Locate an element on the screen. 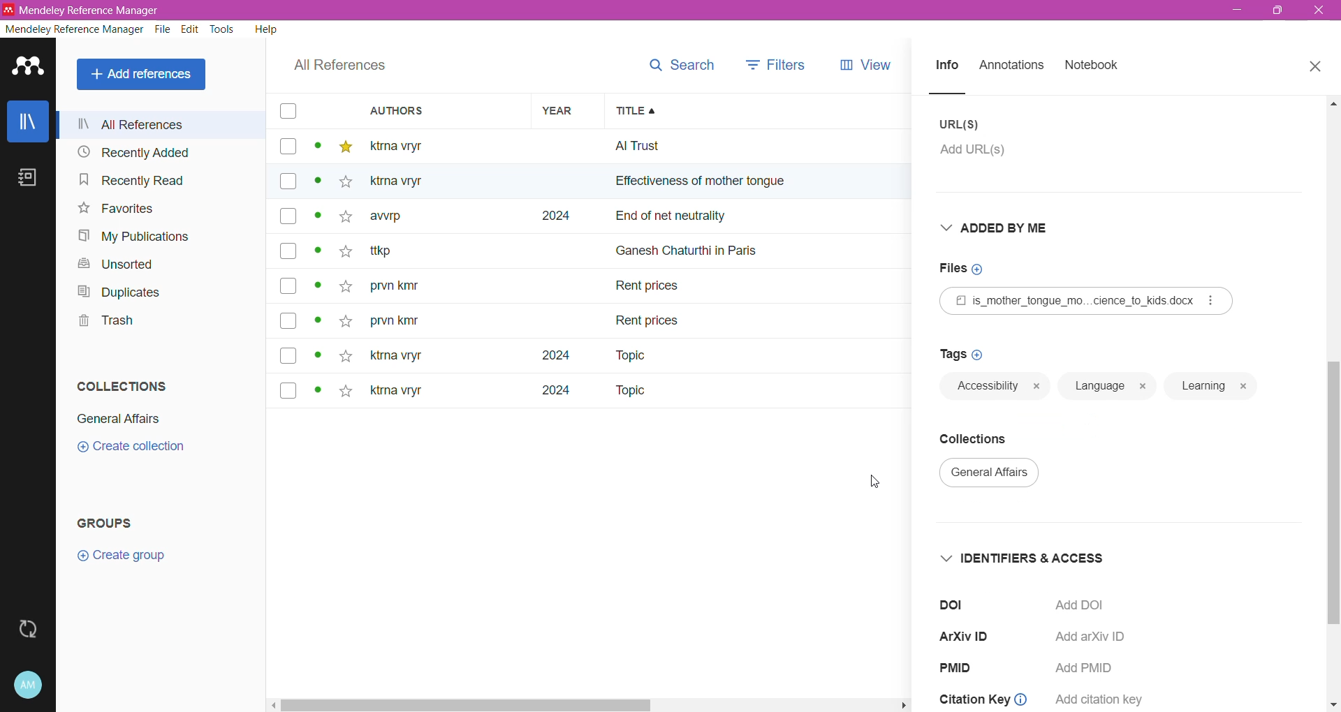  Topic is located at coordinates (621, 355).